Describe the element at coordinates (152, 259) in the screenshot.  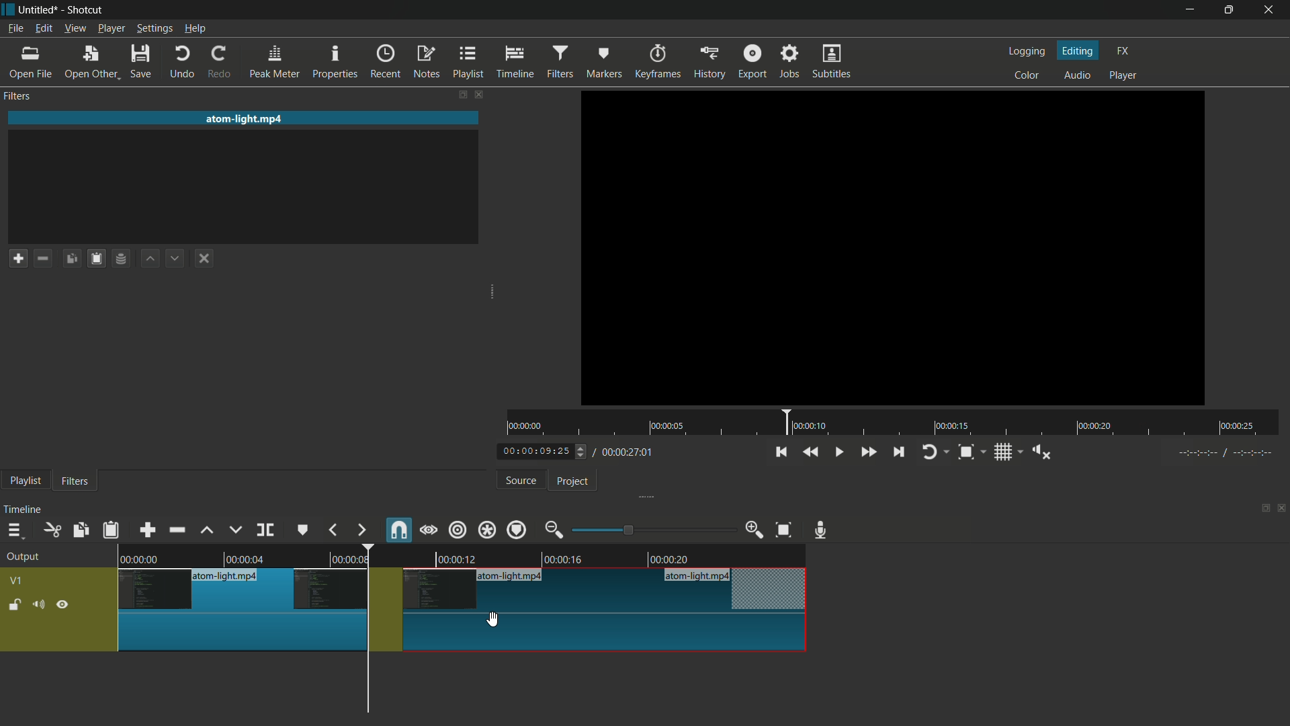
I see `move filter up` at that location.